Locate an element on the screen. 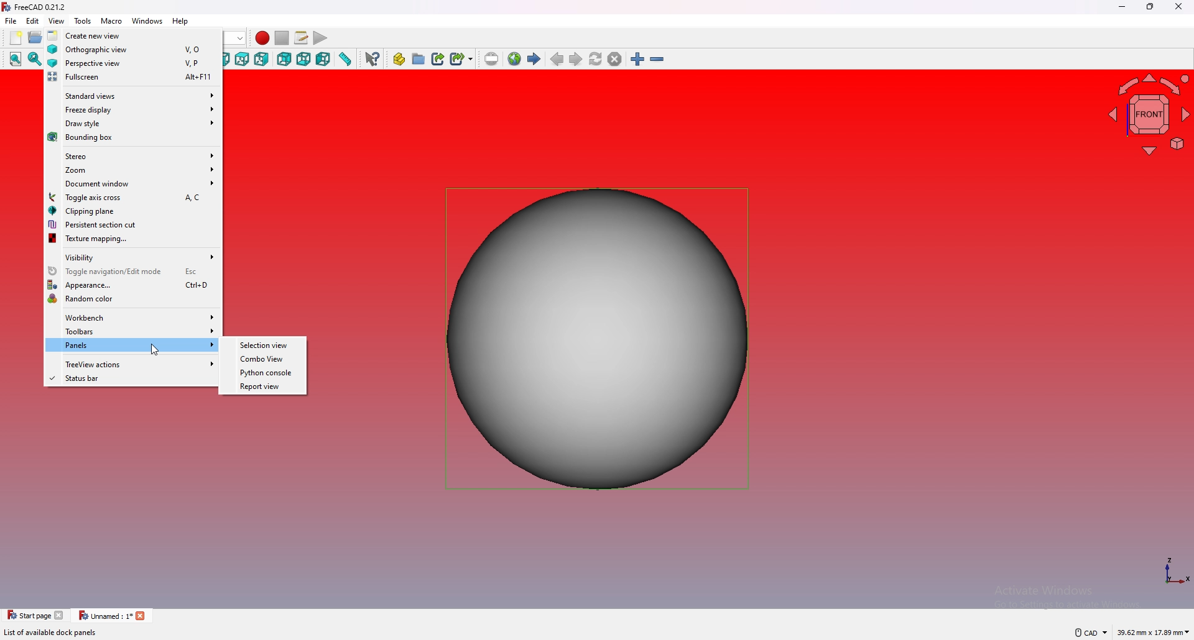 This screenshot has height=640, width=1194. standard views is located at coordinates (132, 95).